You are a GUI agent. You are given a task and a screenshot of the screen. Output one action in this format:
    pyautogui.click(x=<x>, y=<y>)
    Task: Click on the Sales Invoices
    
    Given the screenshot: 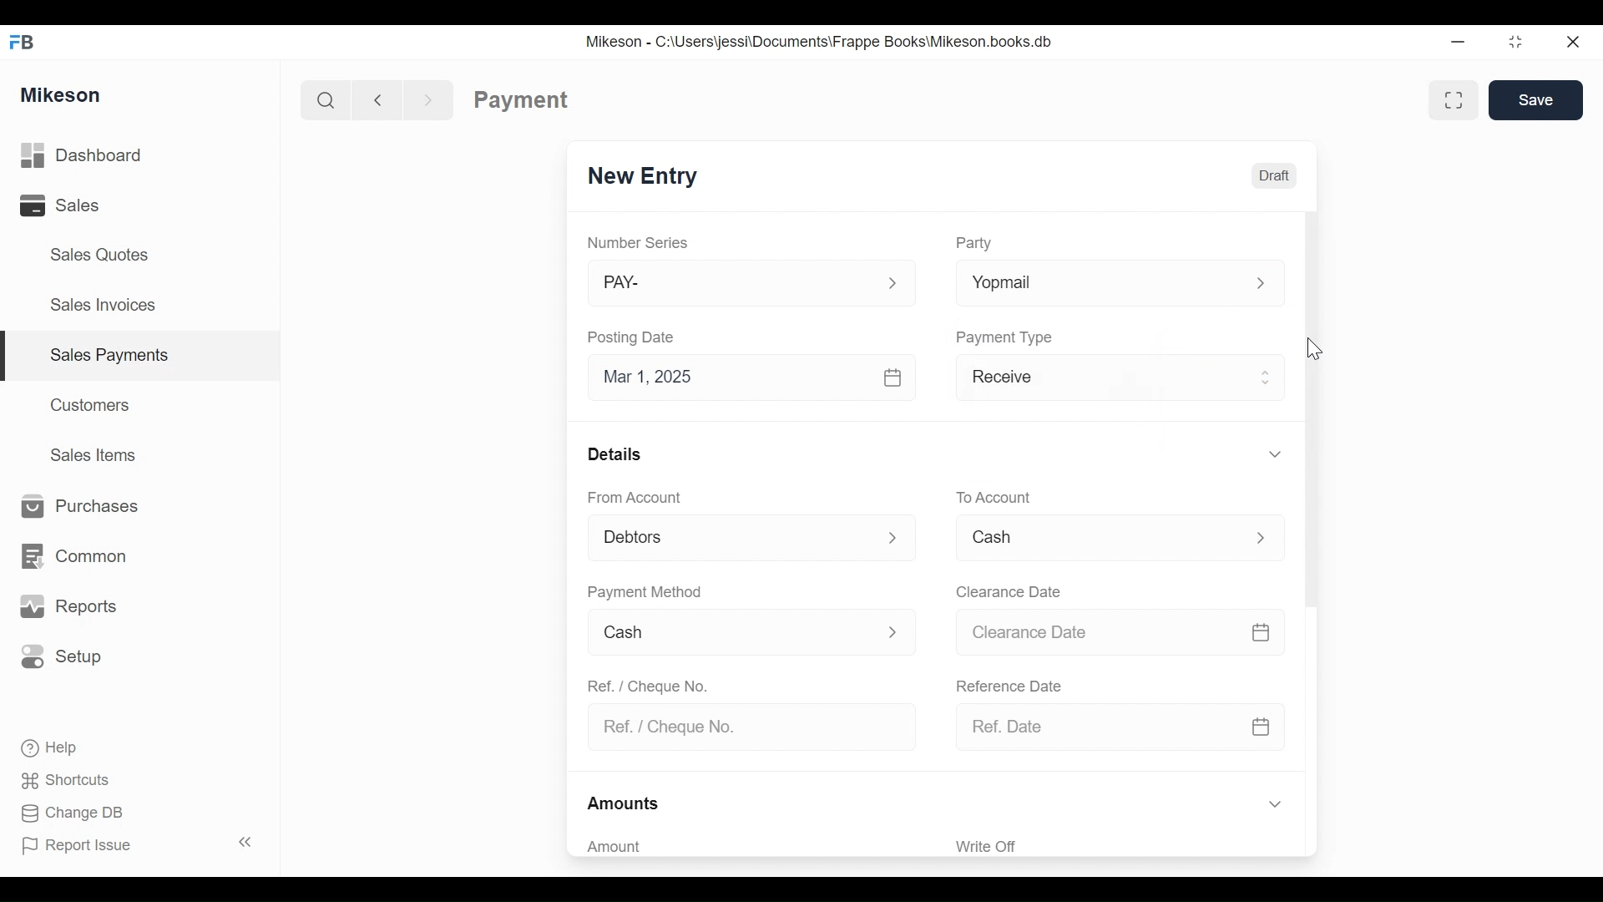 What is the action you would take?
    pyautogui.click(x=97, y=307)
    